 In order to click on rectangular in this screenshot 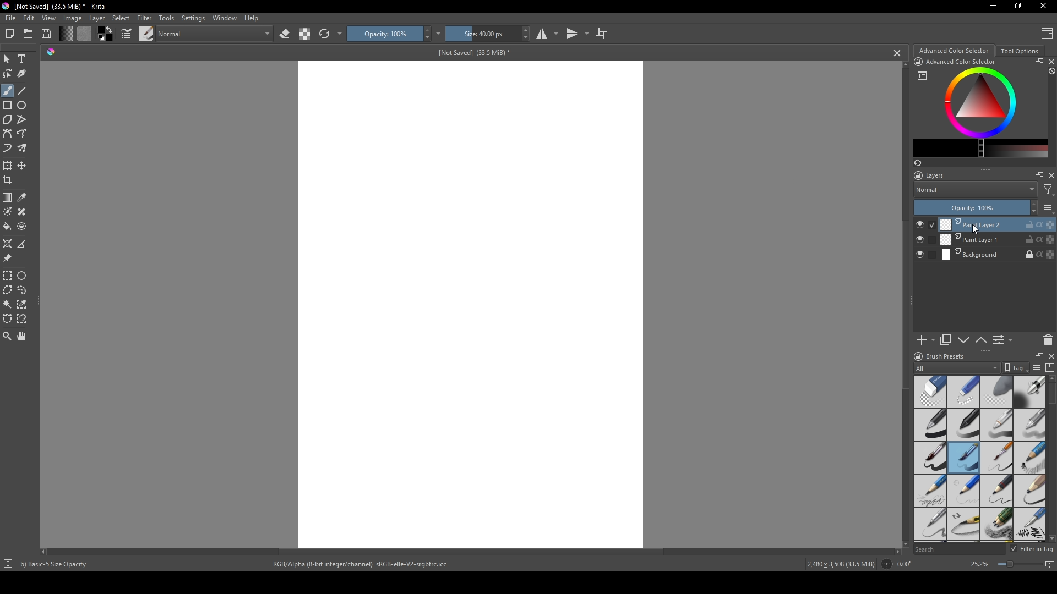, I will do `click(8, 275)`.